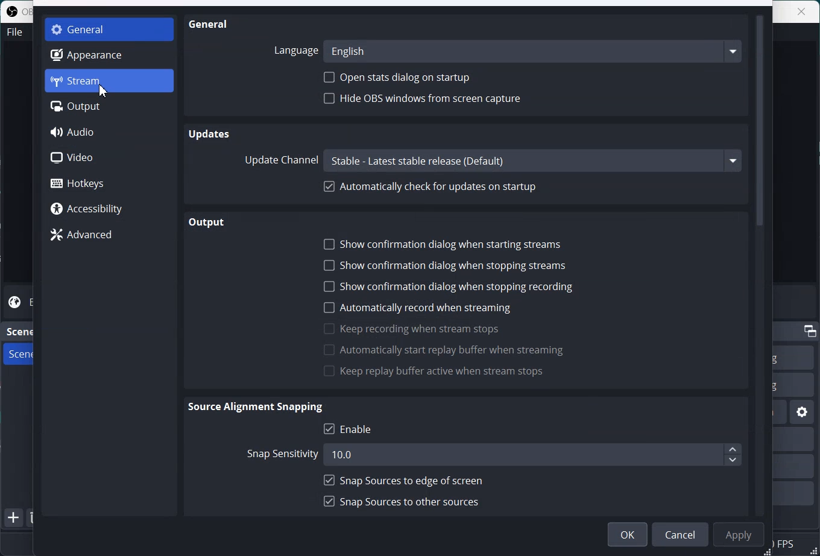 The height and width of the screenshot is (556, 820). Describe the element at coordinates (109, 235) in the screenshot. I see `Advanced` at that location.